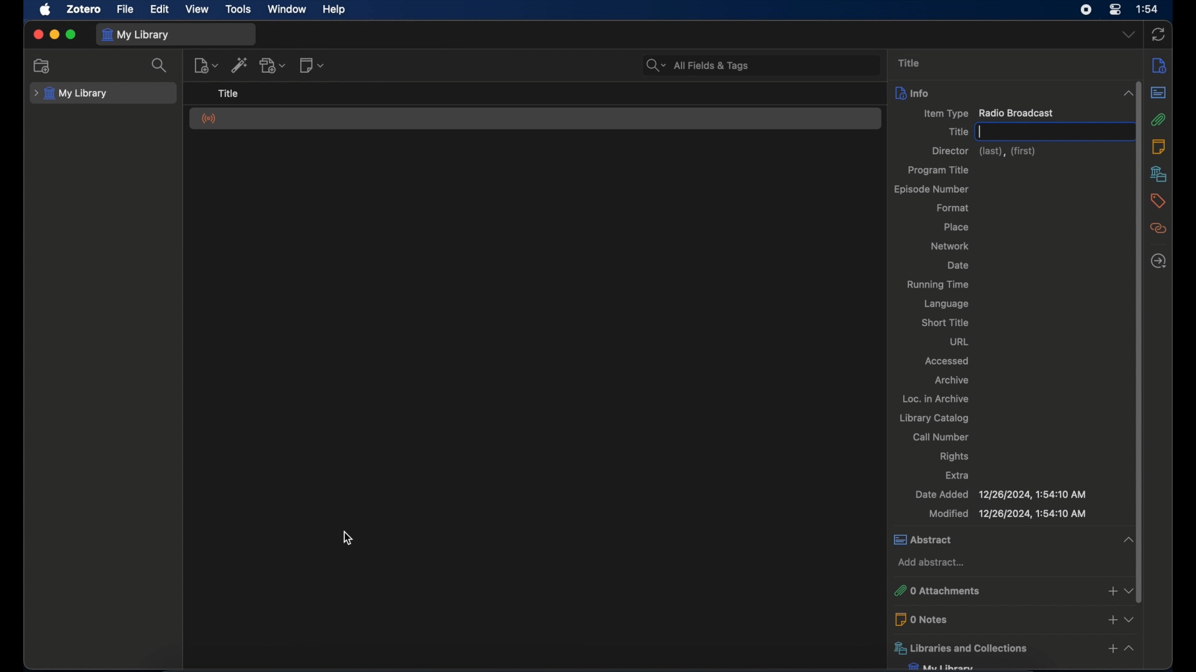 This screenshot has width=1196, height=672. What do you see at coordinates (198, 9) in the screenshot?
I see `view` at bounding box center [198, 9].